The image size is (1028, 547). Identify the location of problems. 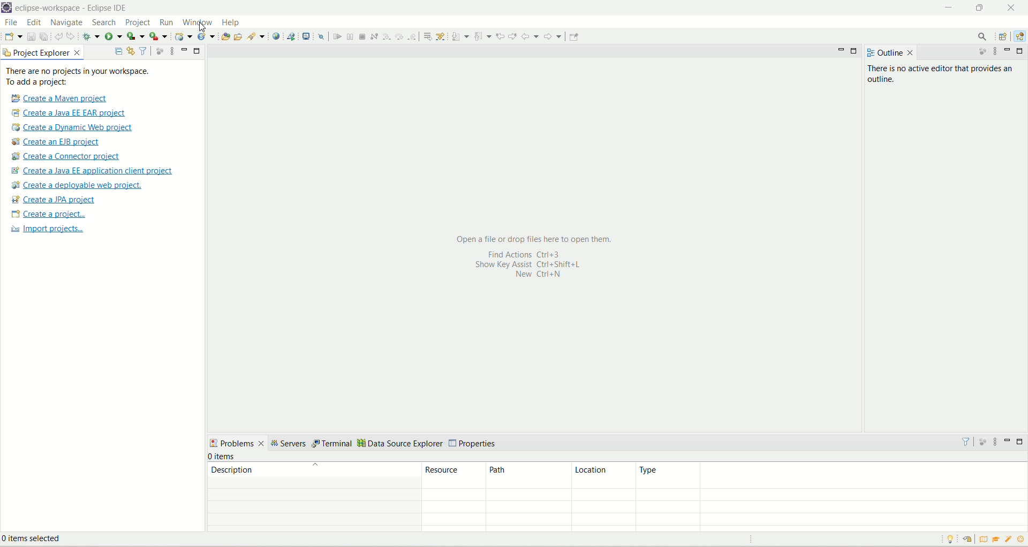
(237, 443).